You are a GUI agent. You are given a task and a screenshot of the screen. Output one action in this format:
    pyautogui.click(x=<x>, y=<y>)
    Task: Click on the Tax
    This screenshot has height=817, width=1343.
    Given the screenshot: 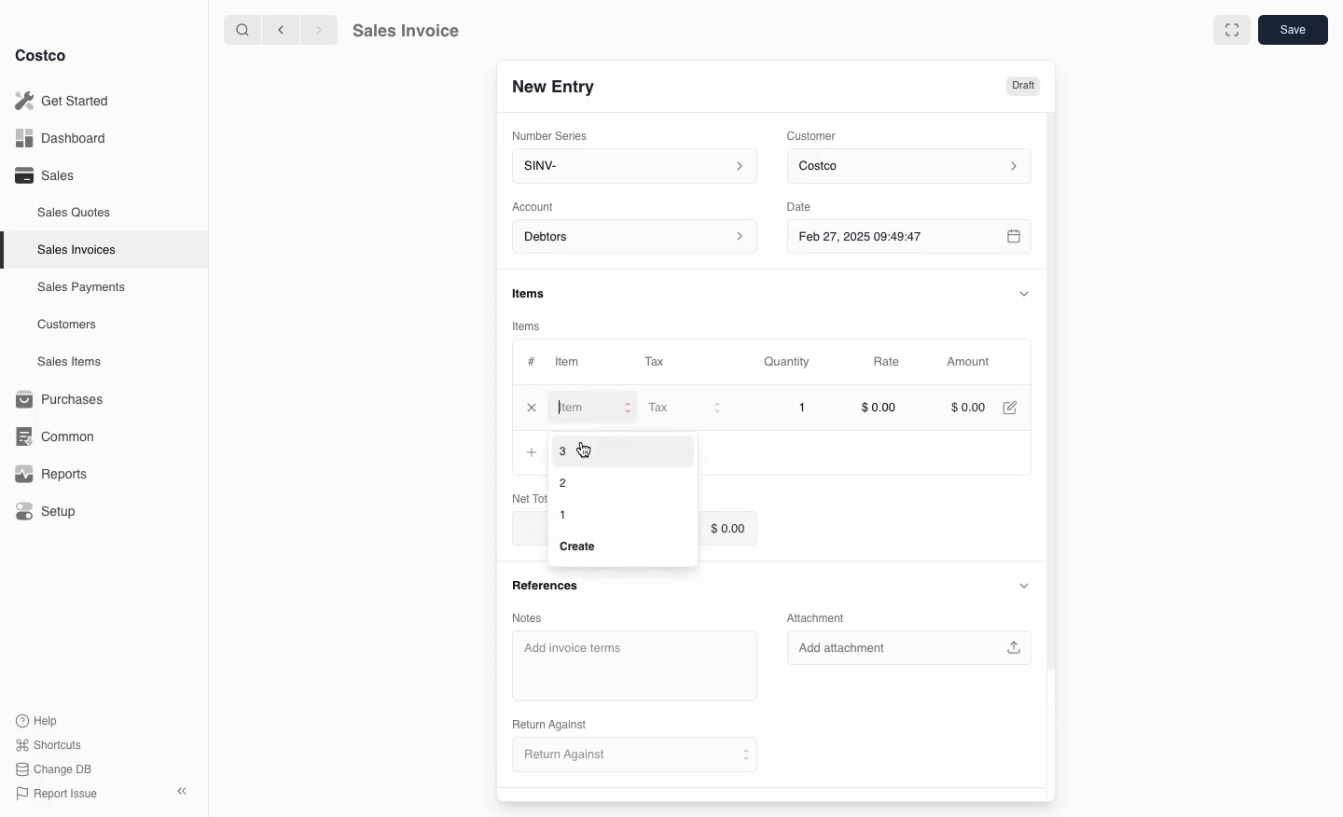 What is the action you would take?
    pyautogui.click(x=684, y=408)
    